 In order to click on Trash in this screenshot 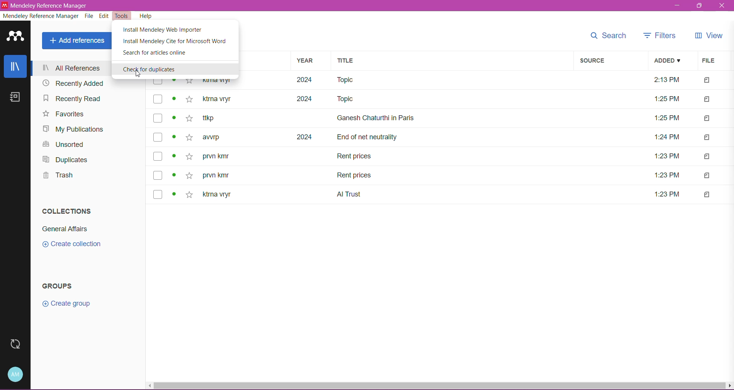, I will do `click(58, 177)`.